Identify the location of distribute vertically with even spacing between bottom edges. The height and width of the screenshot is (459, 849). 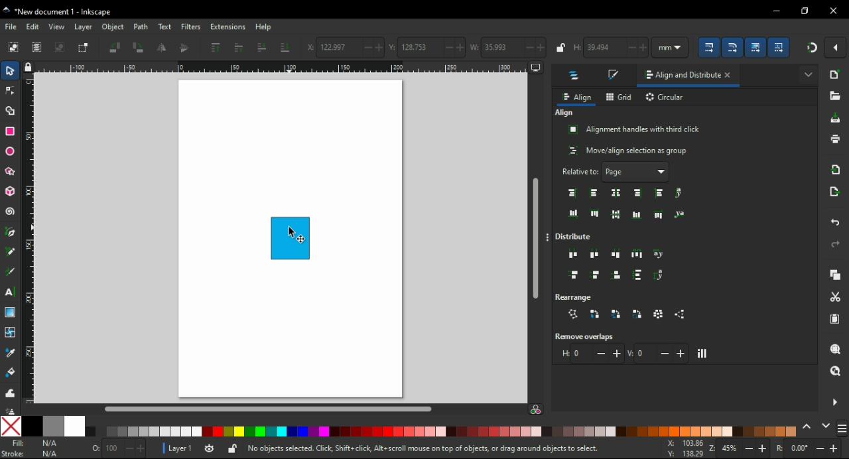
(616, 274).